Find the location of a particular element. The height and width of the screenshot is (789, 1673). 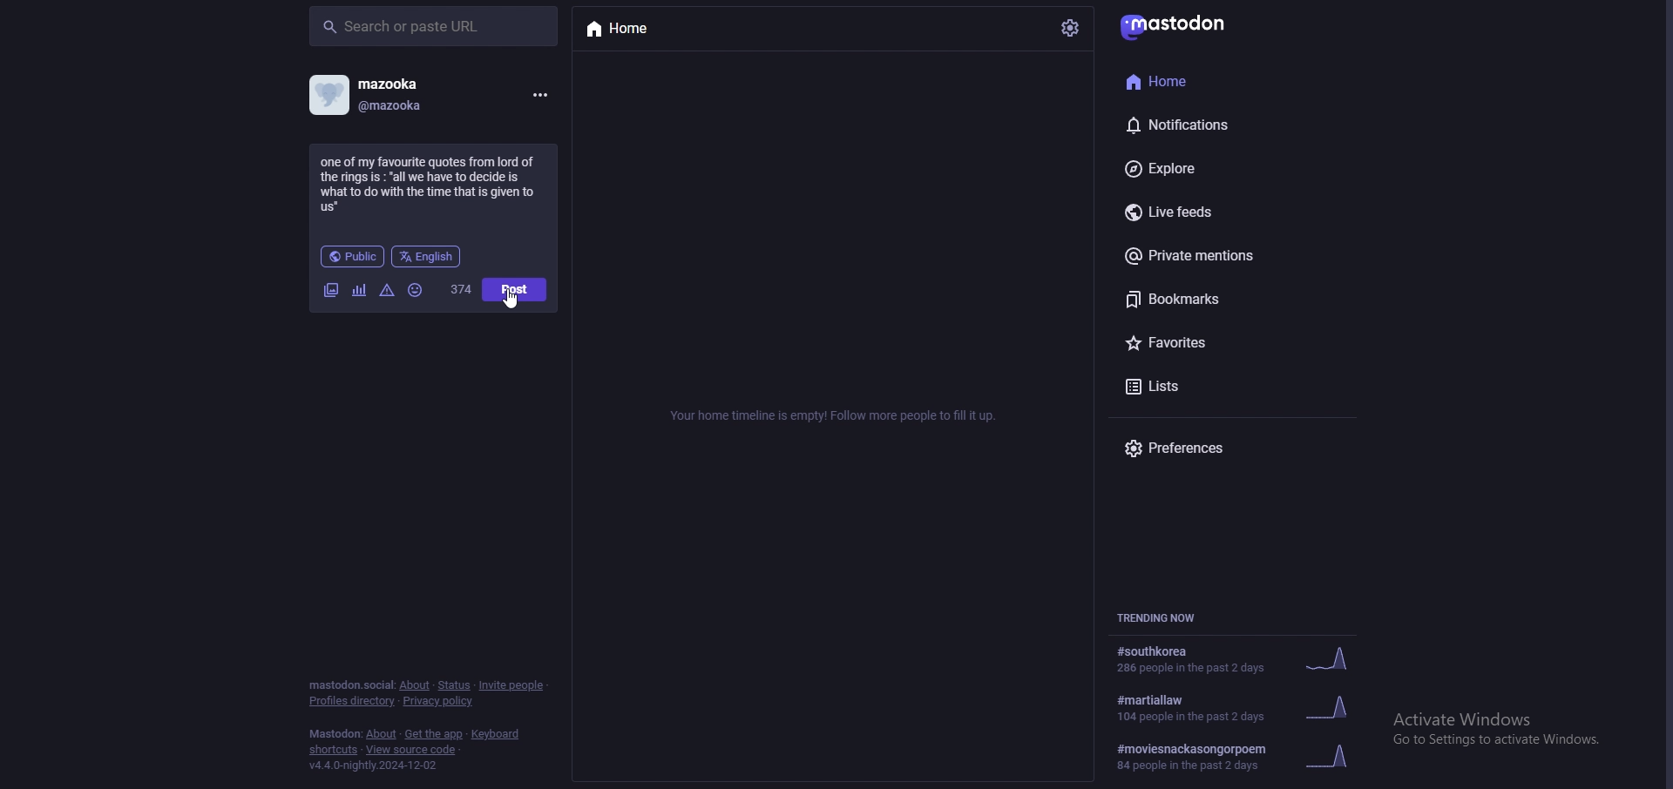

warnings is located at coordinates (387, 291).